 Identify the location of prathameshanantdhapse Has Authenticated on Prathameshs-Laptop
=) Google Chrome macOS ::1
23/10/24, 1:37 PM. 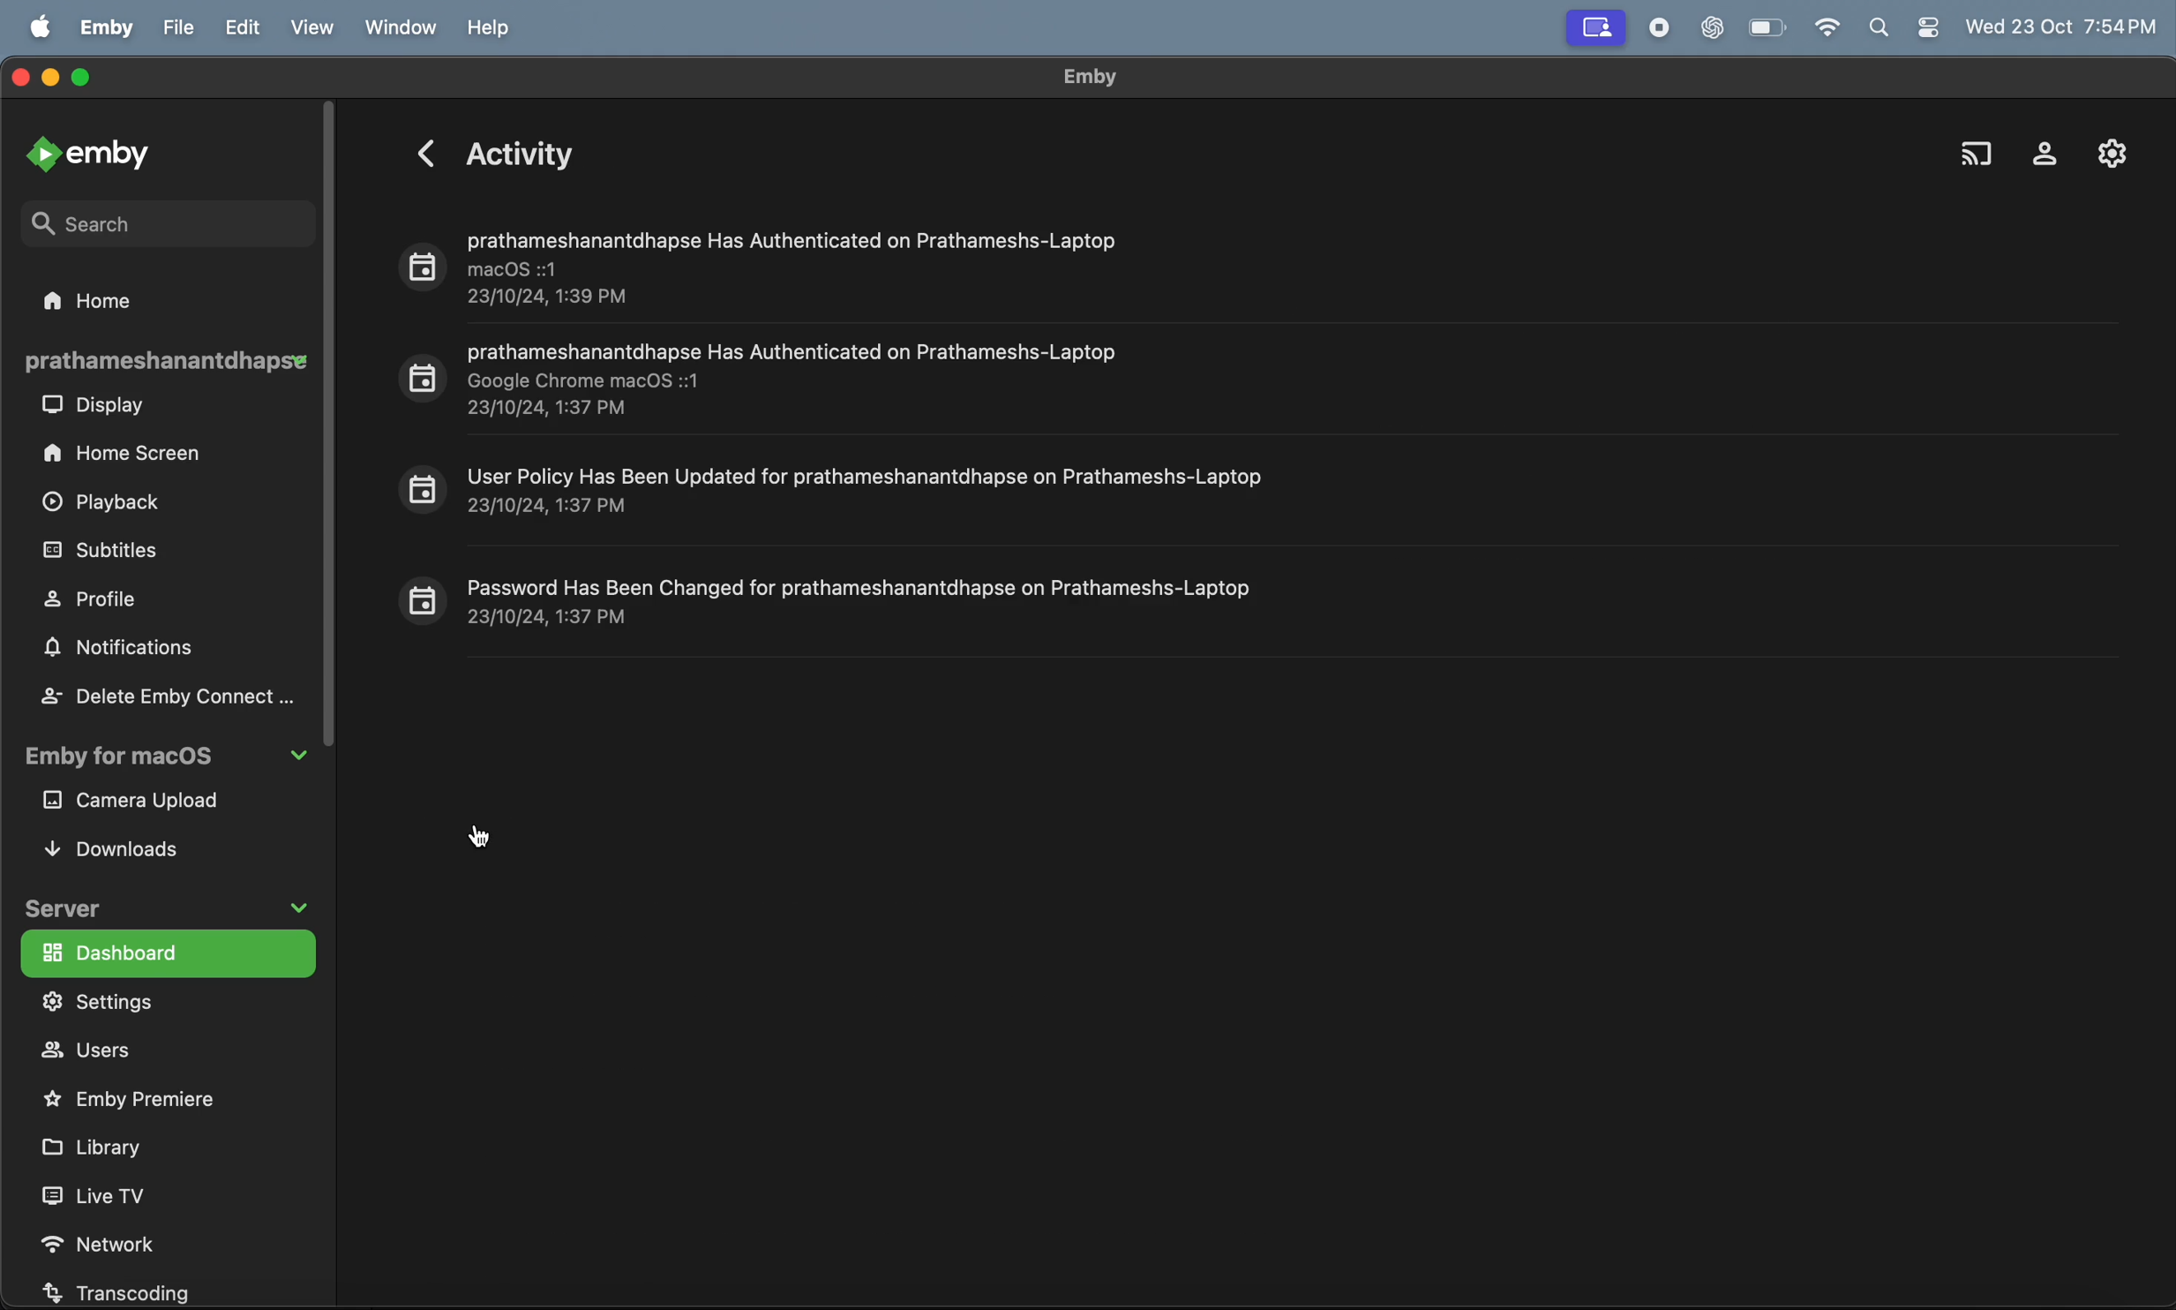
(765, 378).